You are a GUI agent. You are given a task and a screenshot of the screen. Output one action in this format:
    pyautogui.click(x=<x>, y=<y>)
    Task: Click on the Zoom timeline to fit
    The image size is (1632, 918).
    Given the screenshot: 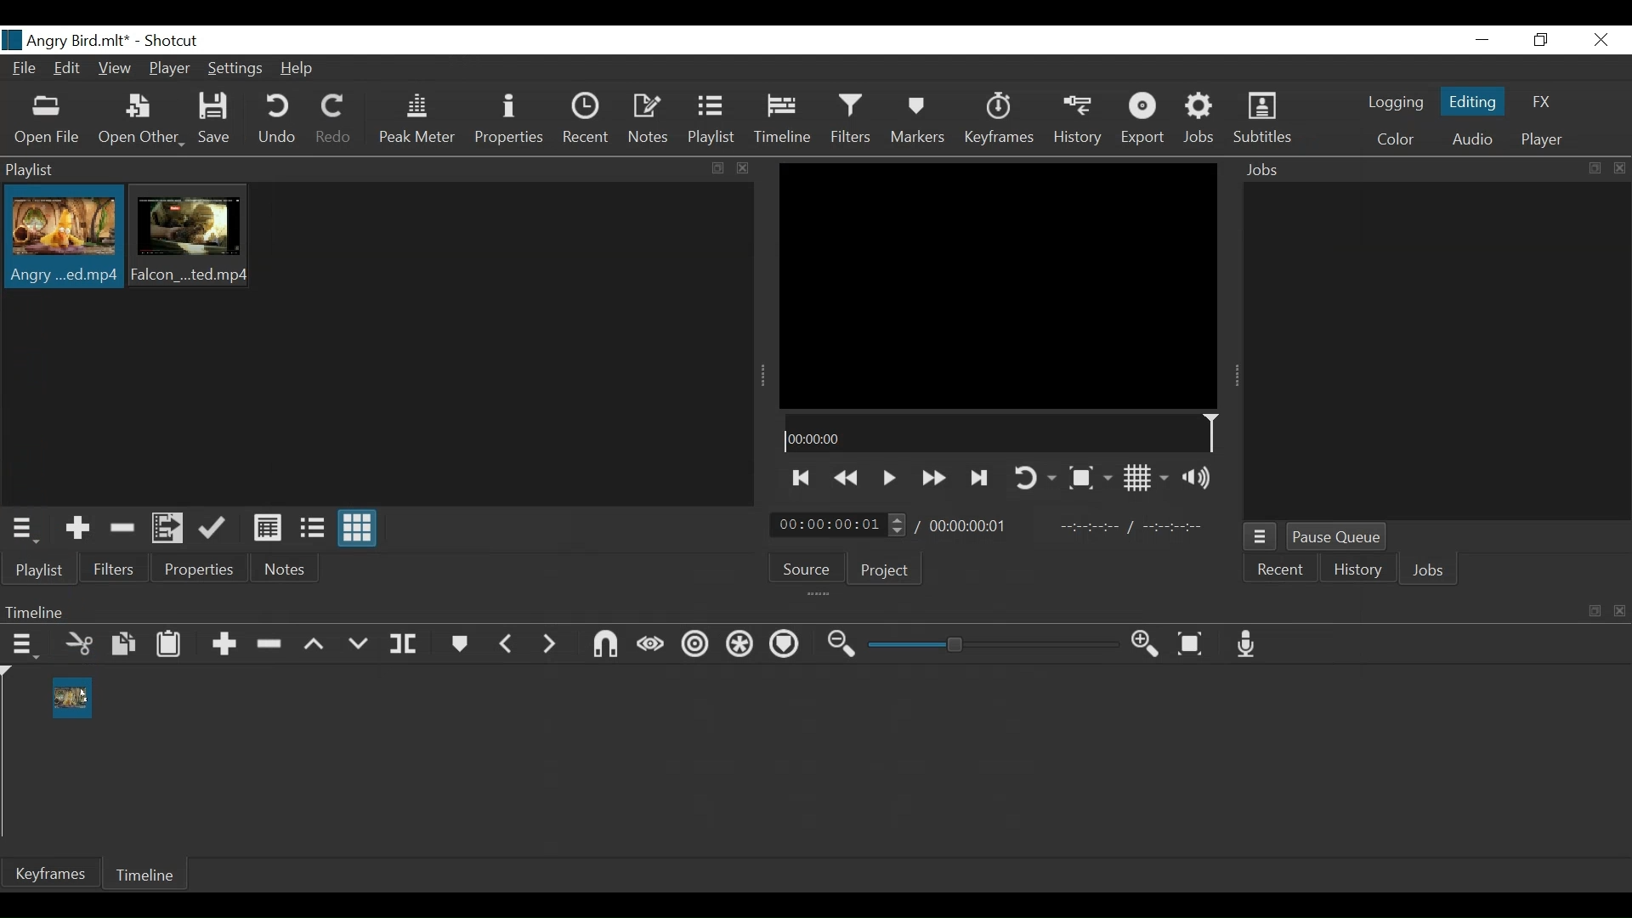 What is the action you would take?
    pyautogui.click(x=1192, y=643)
    